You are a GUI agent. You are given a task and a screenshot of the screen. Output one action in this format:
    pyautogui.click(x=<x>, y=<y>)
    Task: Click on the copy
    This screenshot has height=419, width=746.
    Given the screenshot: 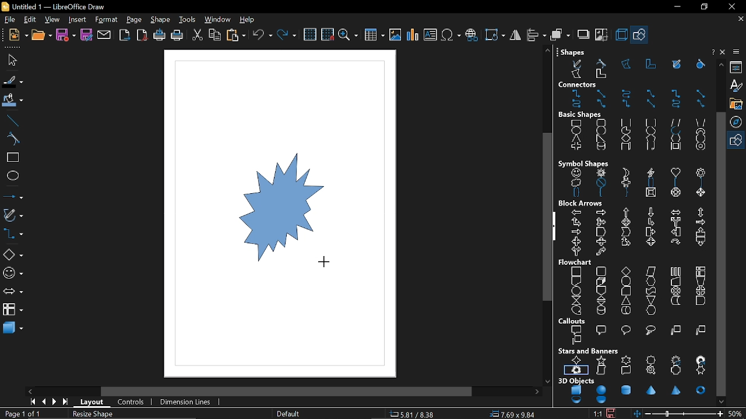 What is the action you would take?
    pyautogui.click(x=214, y=35)
    